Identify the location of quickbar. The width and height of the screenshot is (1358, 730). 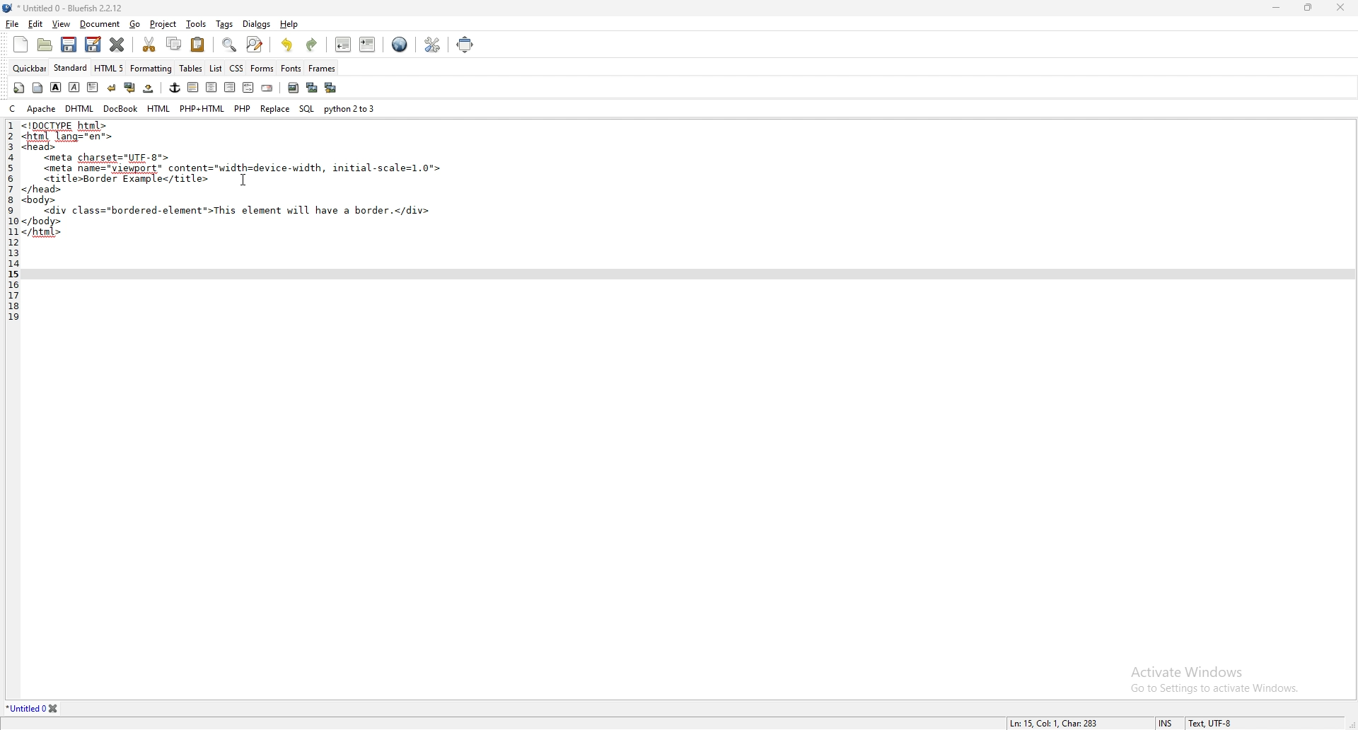
(30, 69).